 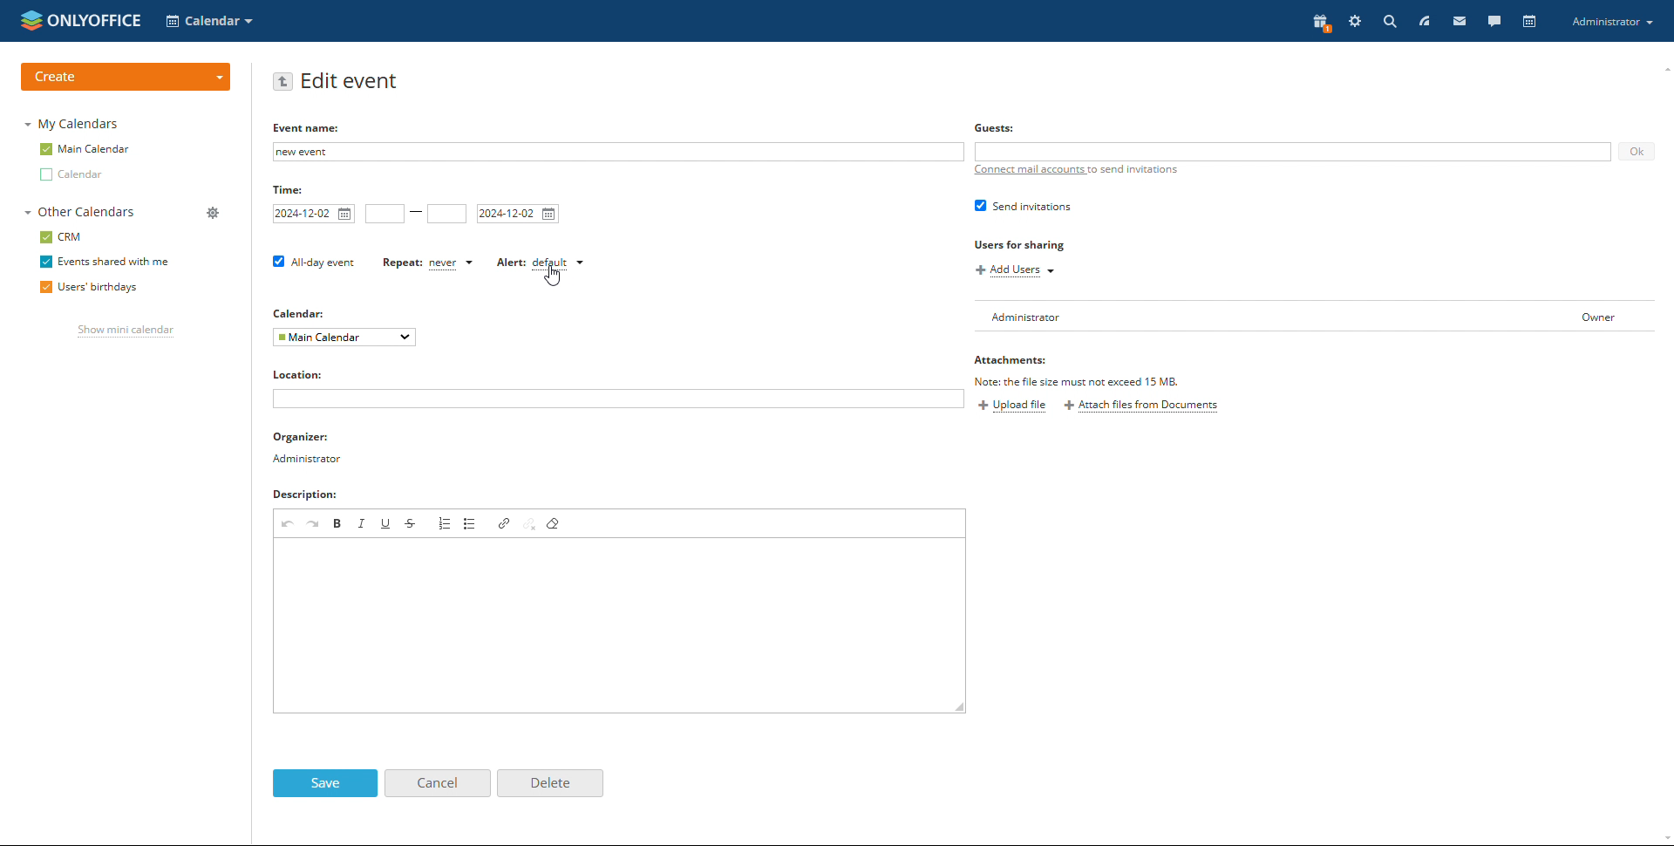 I want to click on account, so click(x=1611, y=22).